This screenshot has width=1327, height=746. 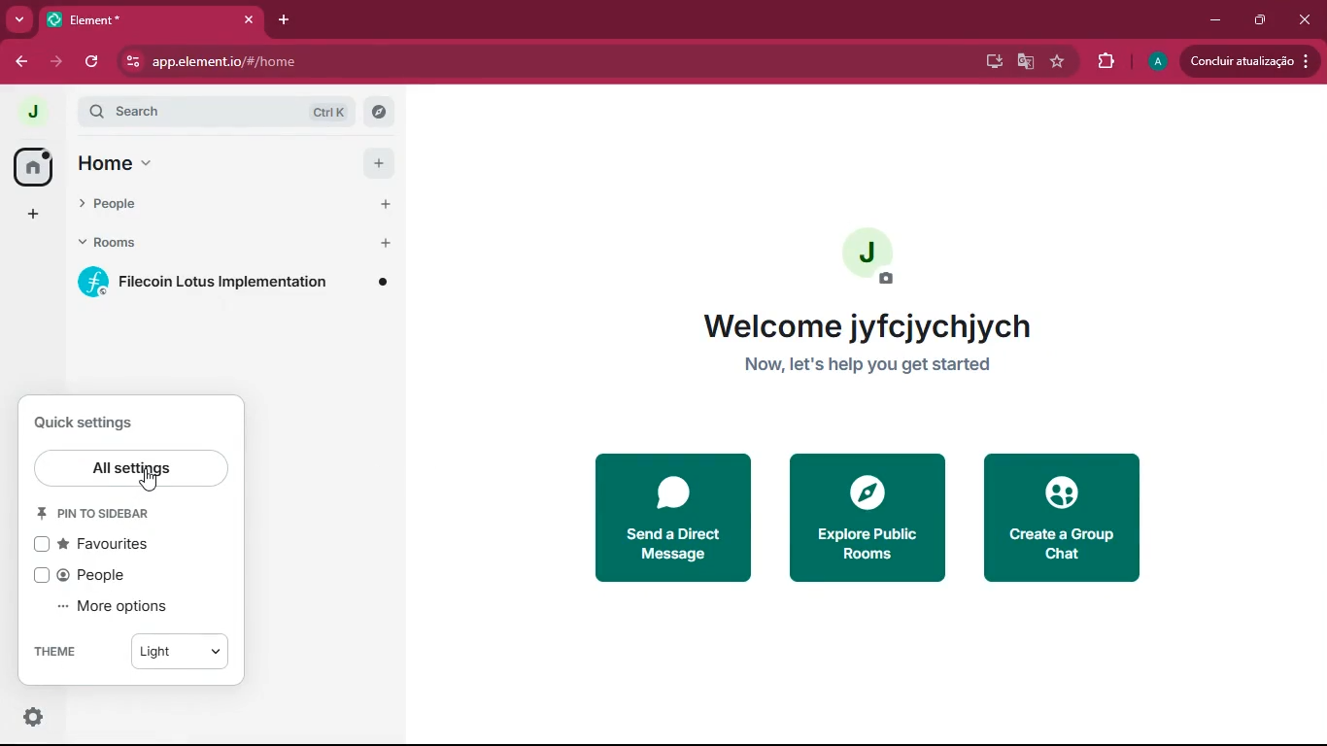 I want to click on google translate, so click(x=1024, y=64).